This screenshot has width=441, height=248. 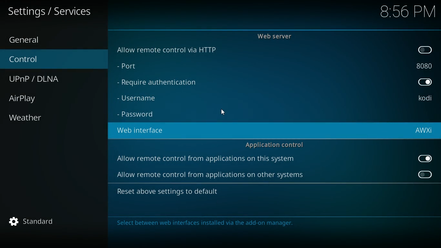 I want to click on AirPlay, so click(x=30, y=98).